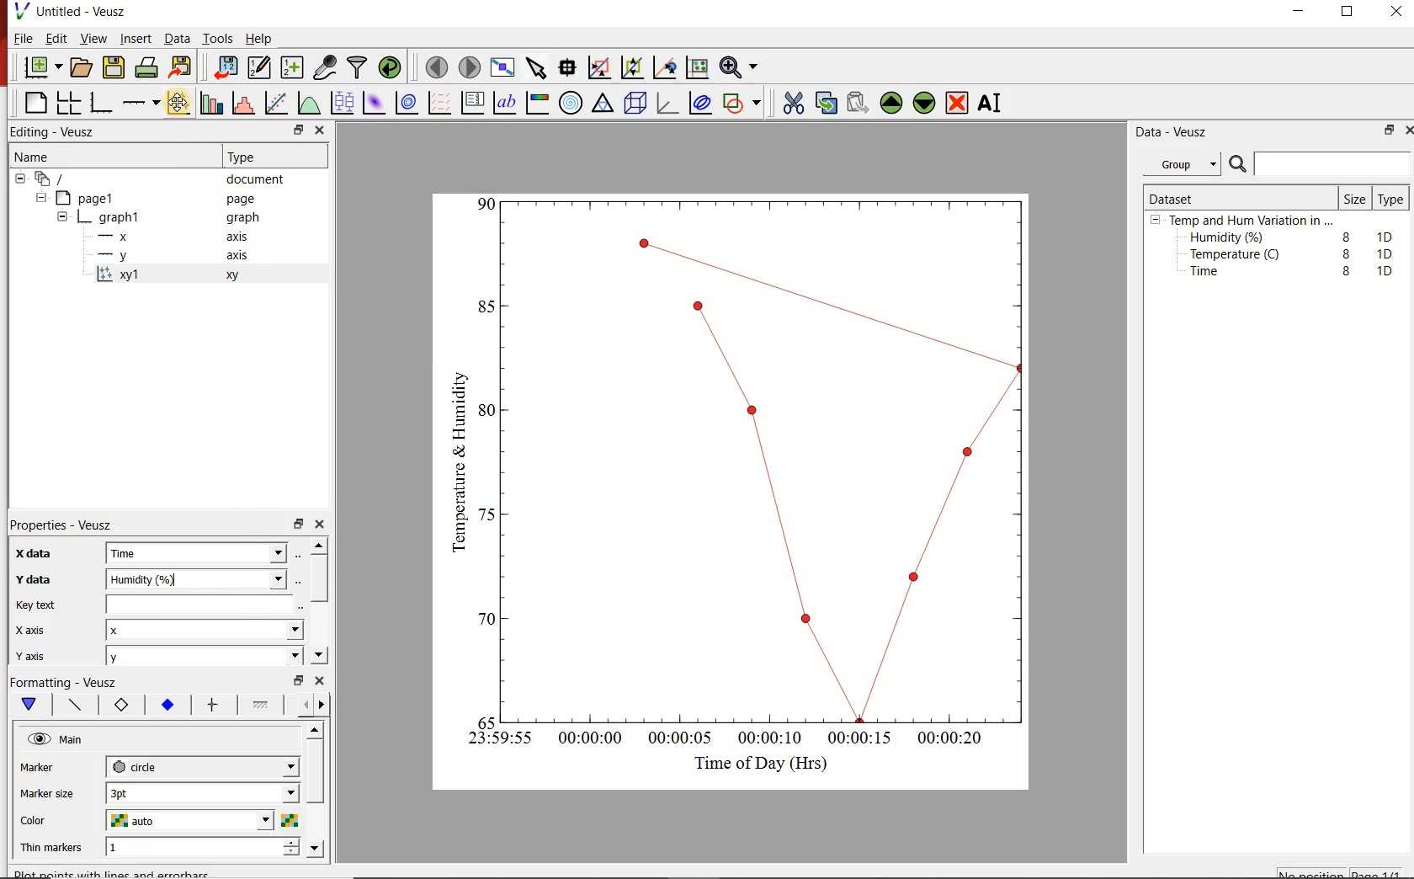 The width and height of the screenshot is (1414, 879). I want to click on plot bar charts, so click(212, 100).